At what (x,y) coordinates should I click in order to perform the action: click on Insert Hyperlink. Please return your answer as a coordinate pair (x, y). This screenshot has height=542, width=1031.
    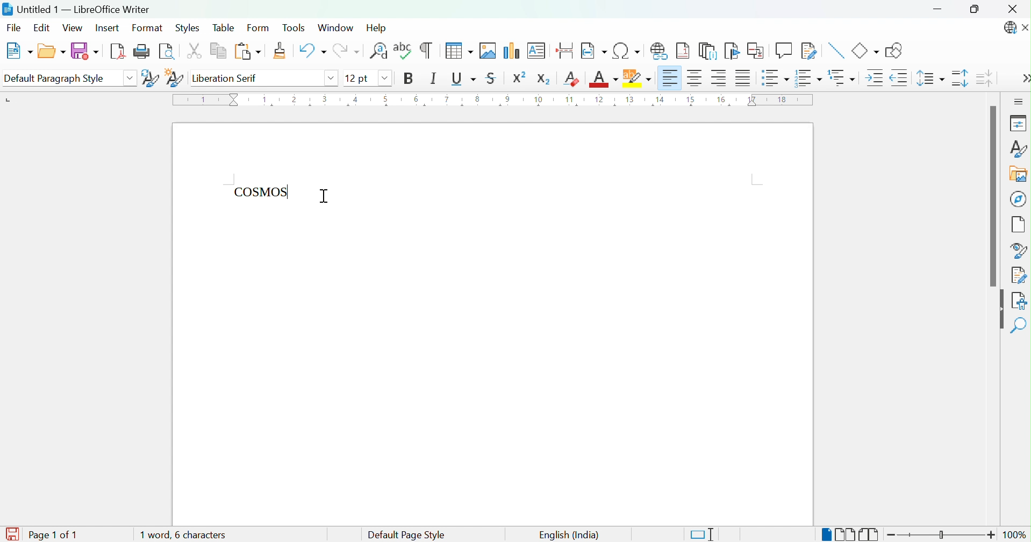
    Looking at the image, I should click on (660, 49).